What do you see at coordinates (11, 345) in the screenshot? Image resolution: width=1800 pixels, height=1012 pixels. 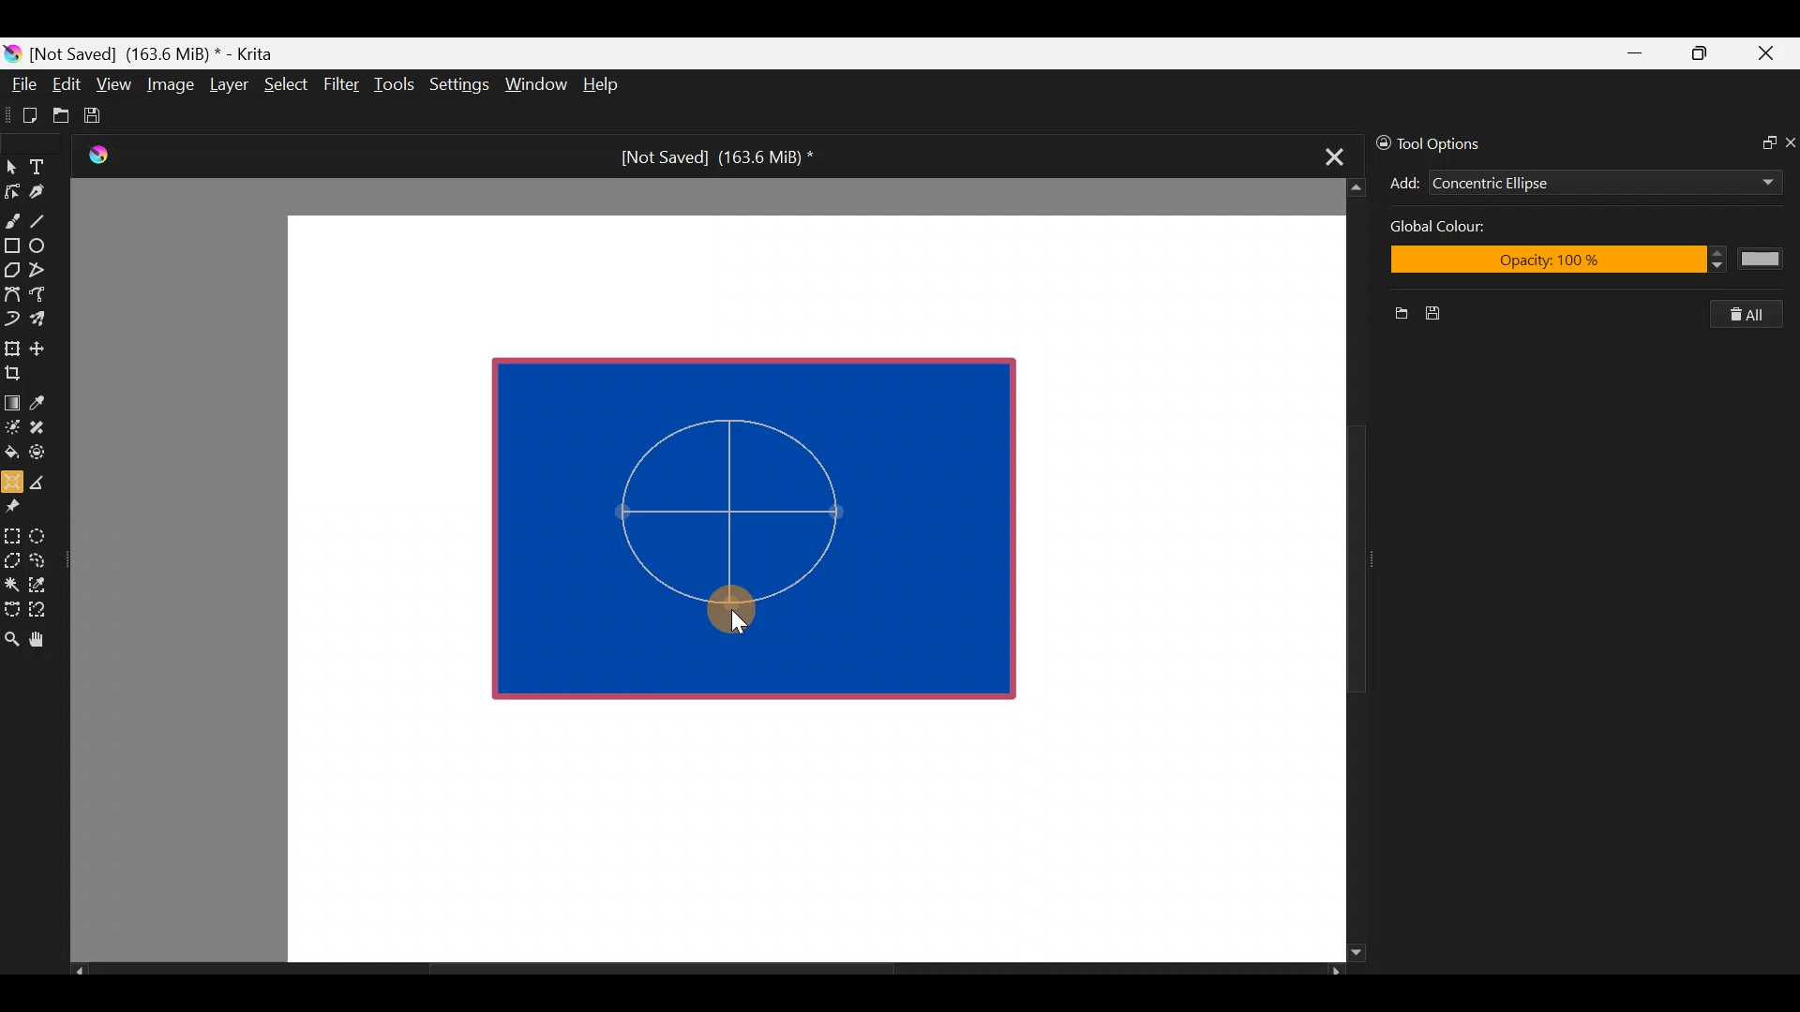 I see `Transform a layer/selection` at bounding box center [11, 345].